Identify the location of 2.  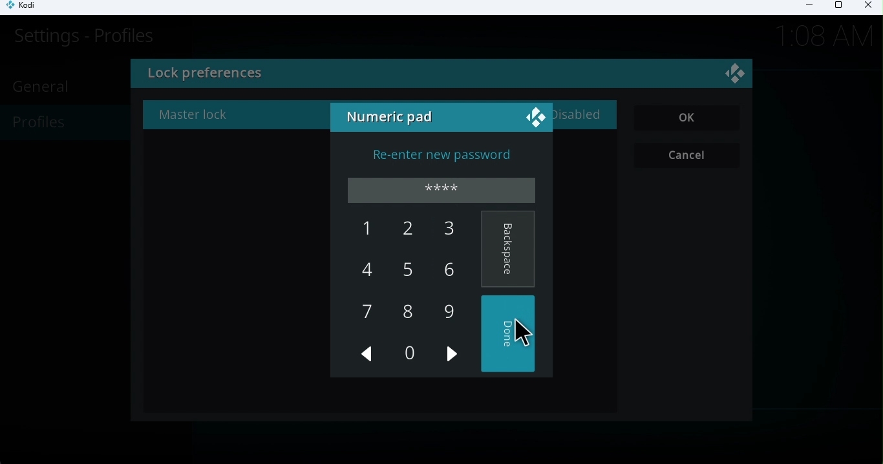
(407, 234).